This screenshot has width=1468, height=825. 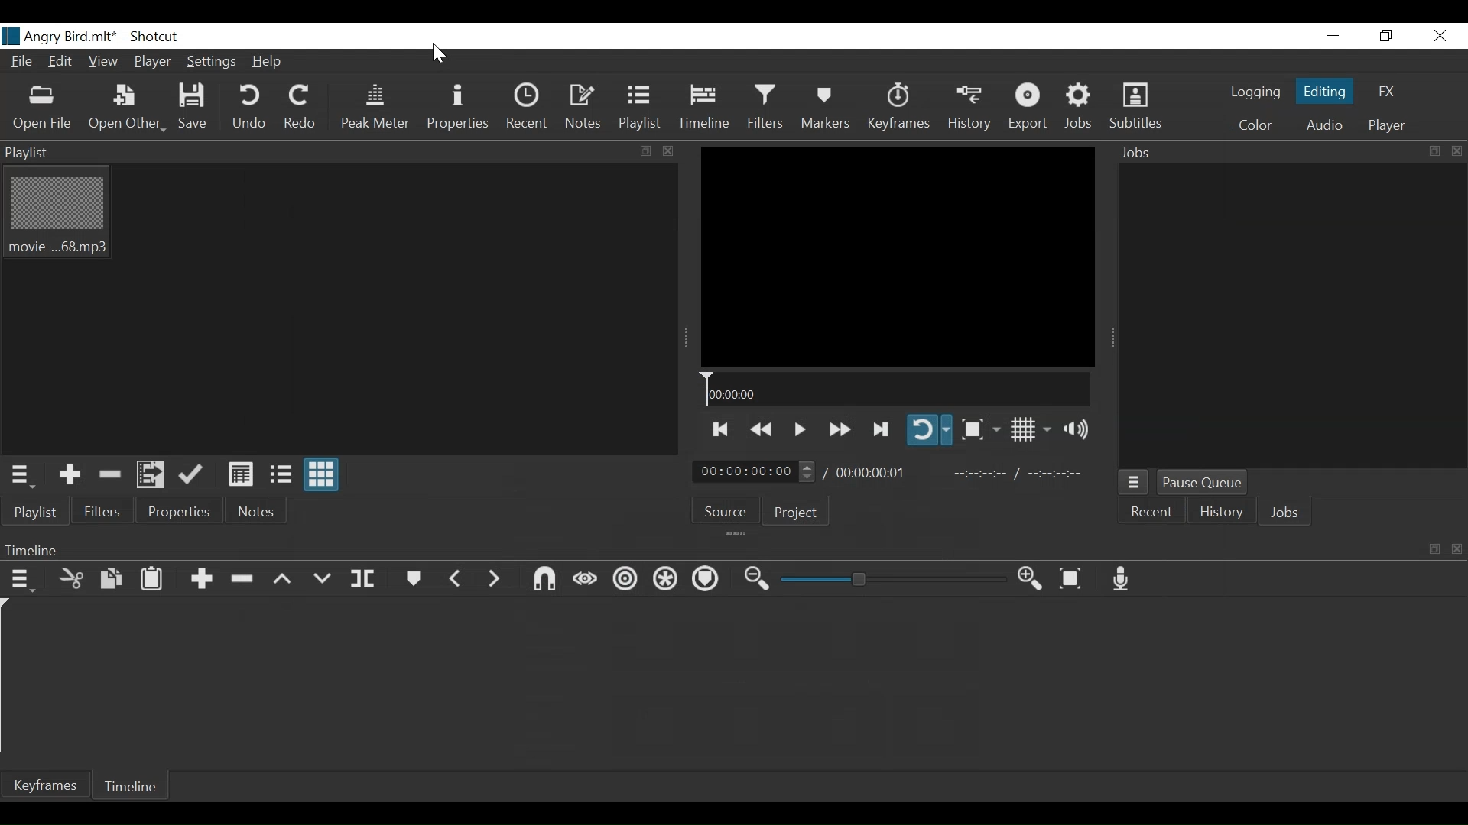 I want to click on Zoom to fit, so click(x=1073, y=578).